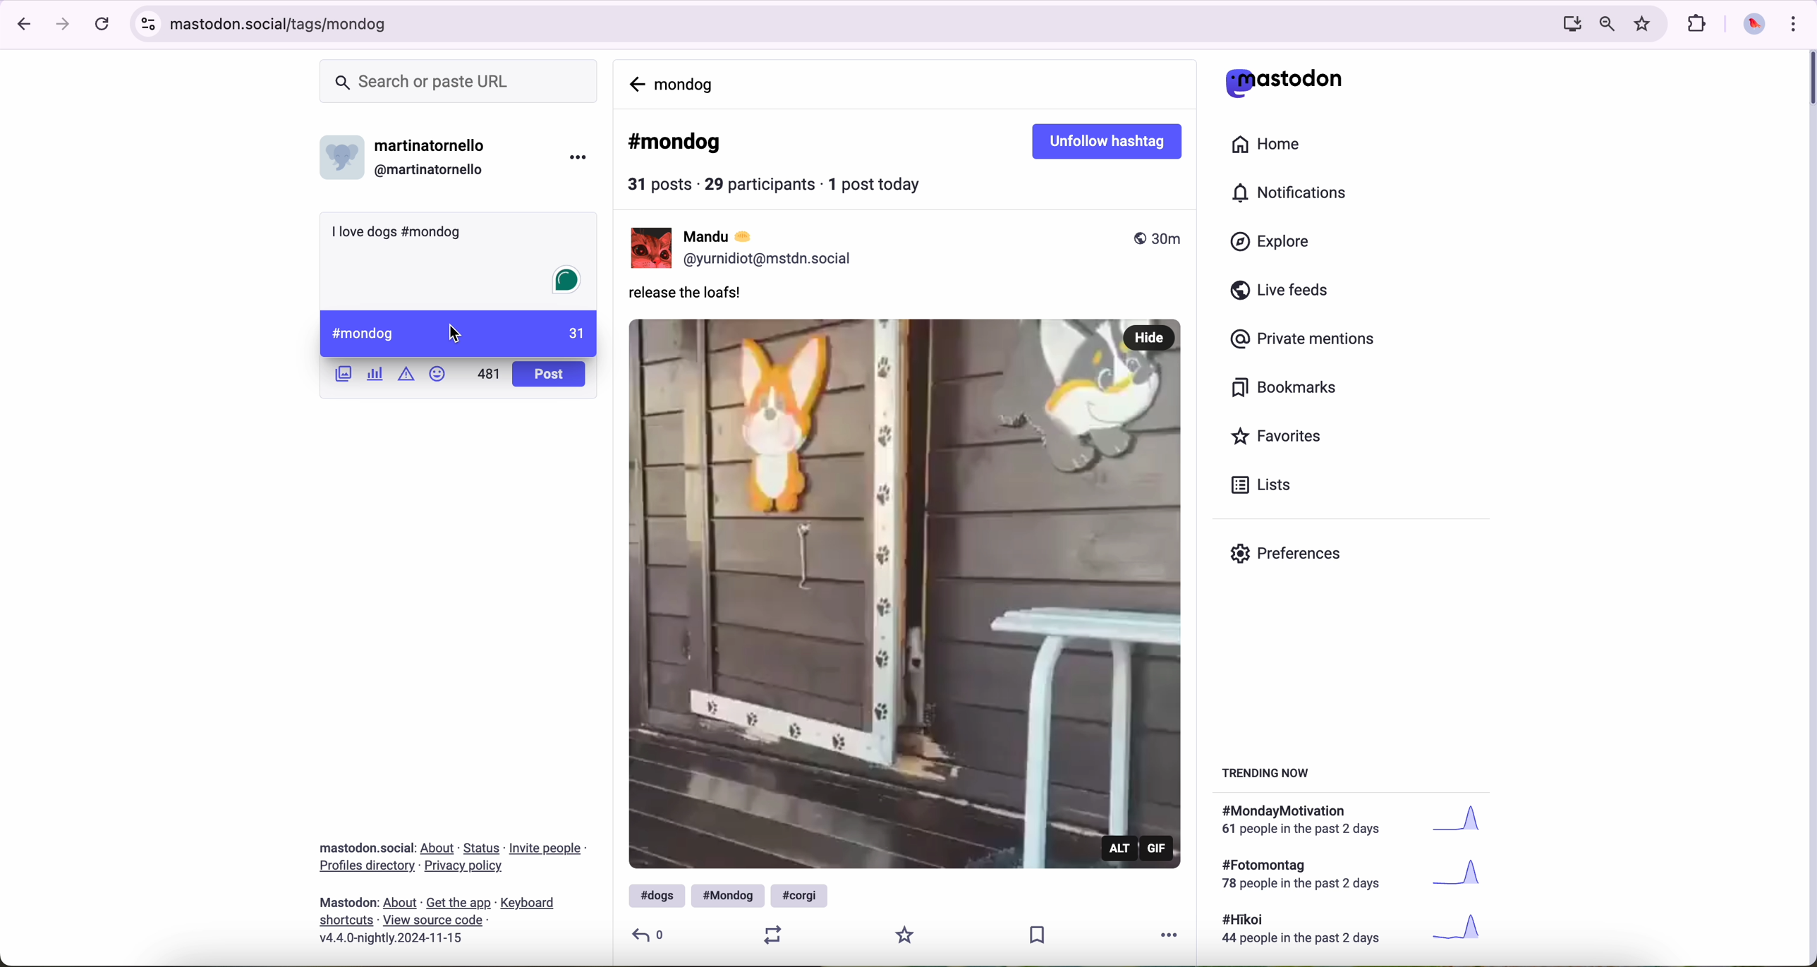 The image size is (1817, 967). What do you see at coordinates (1754, 26) in the screenshot?
I see `profile picture` at bounding box center [1754, 26].